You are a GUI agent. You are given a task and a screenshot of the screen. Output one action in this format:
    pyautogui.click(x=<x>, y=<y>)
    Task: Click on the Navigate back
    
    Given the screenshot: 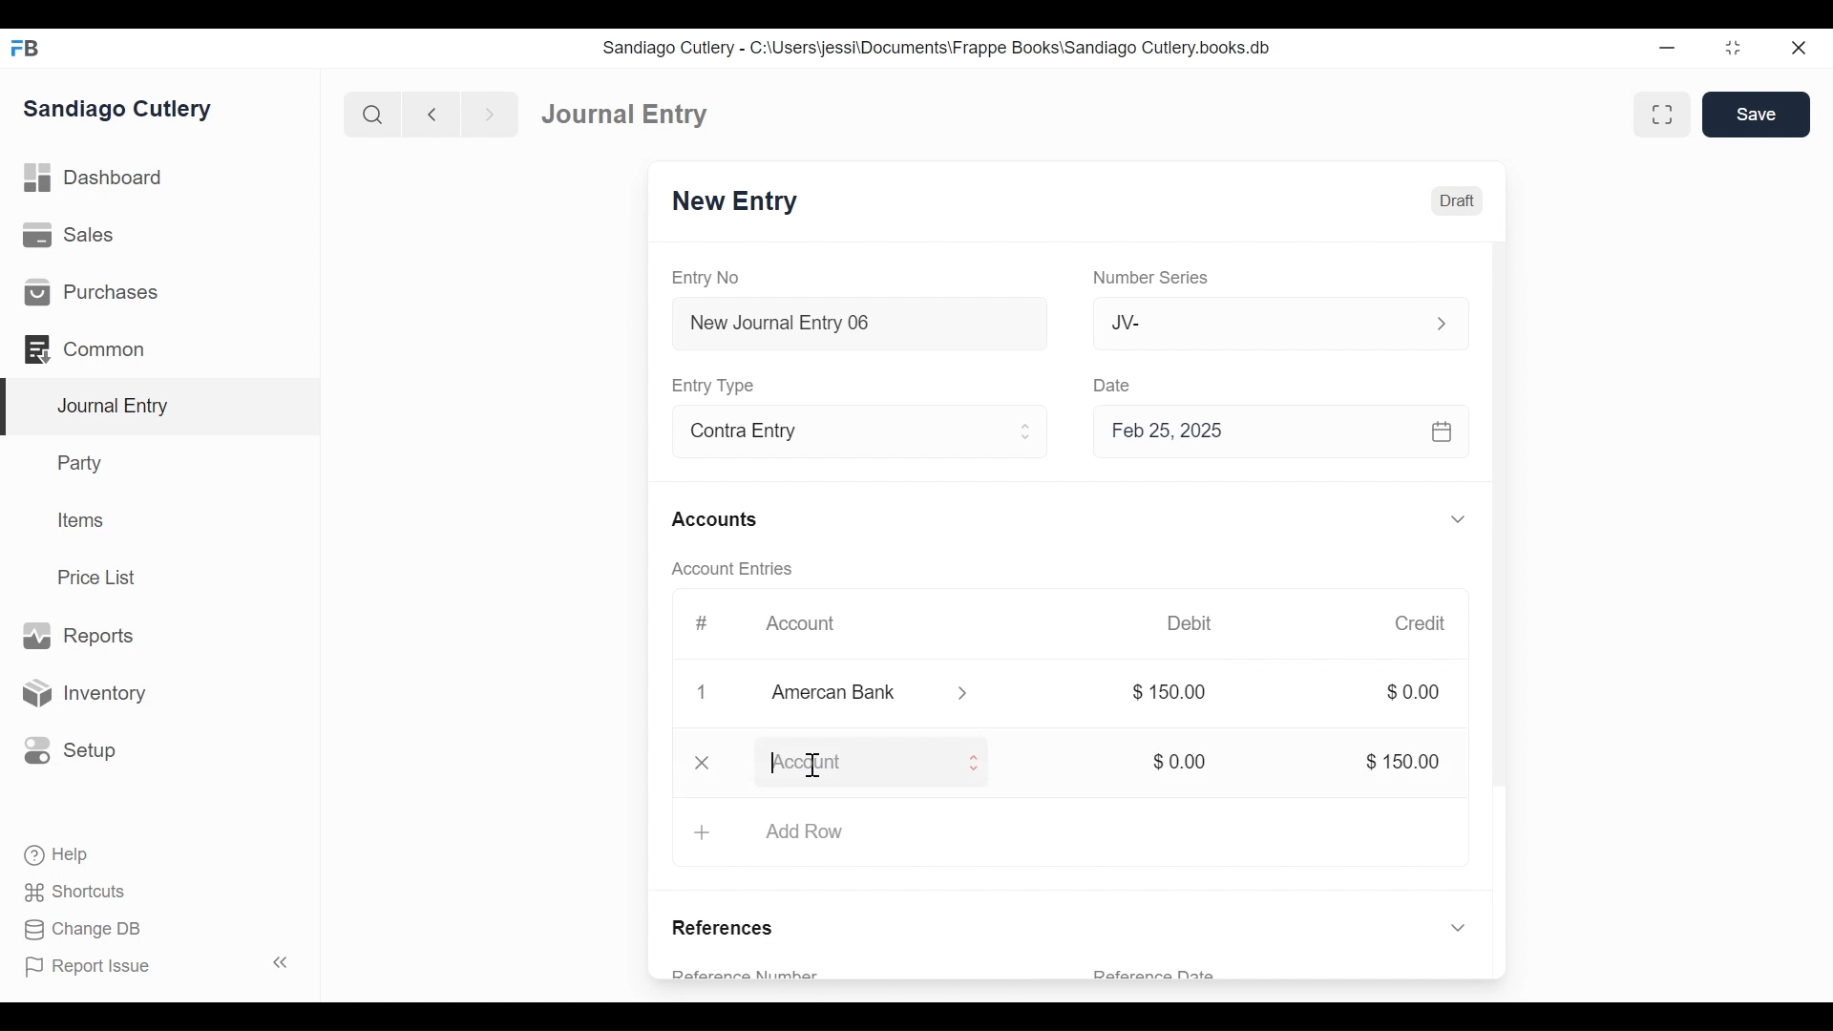 What is the action you would take?
    pyautogui.click(x=432, y=116)
    